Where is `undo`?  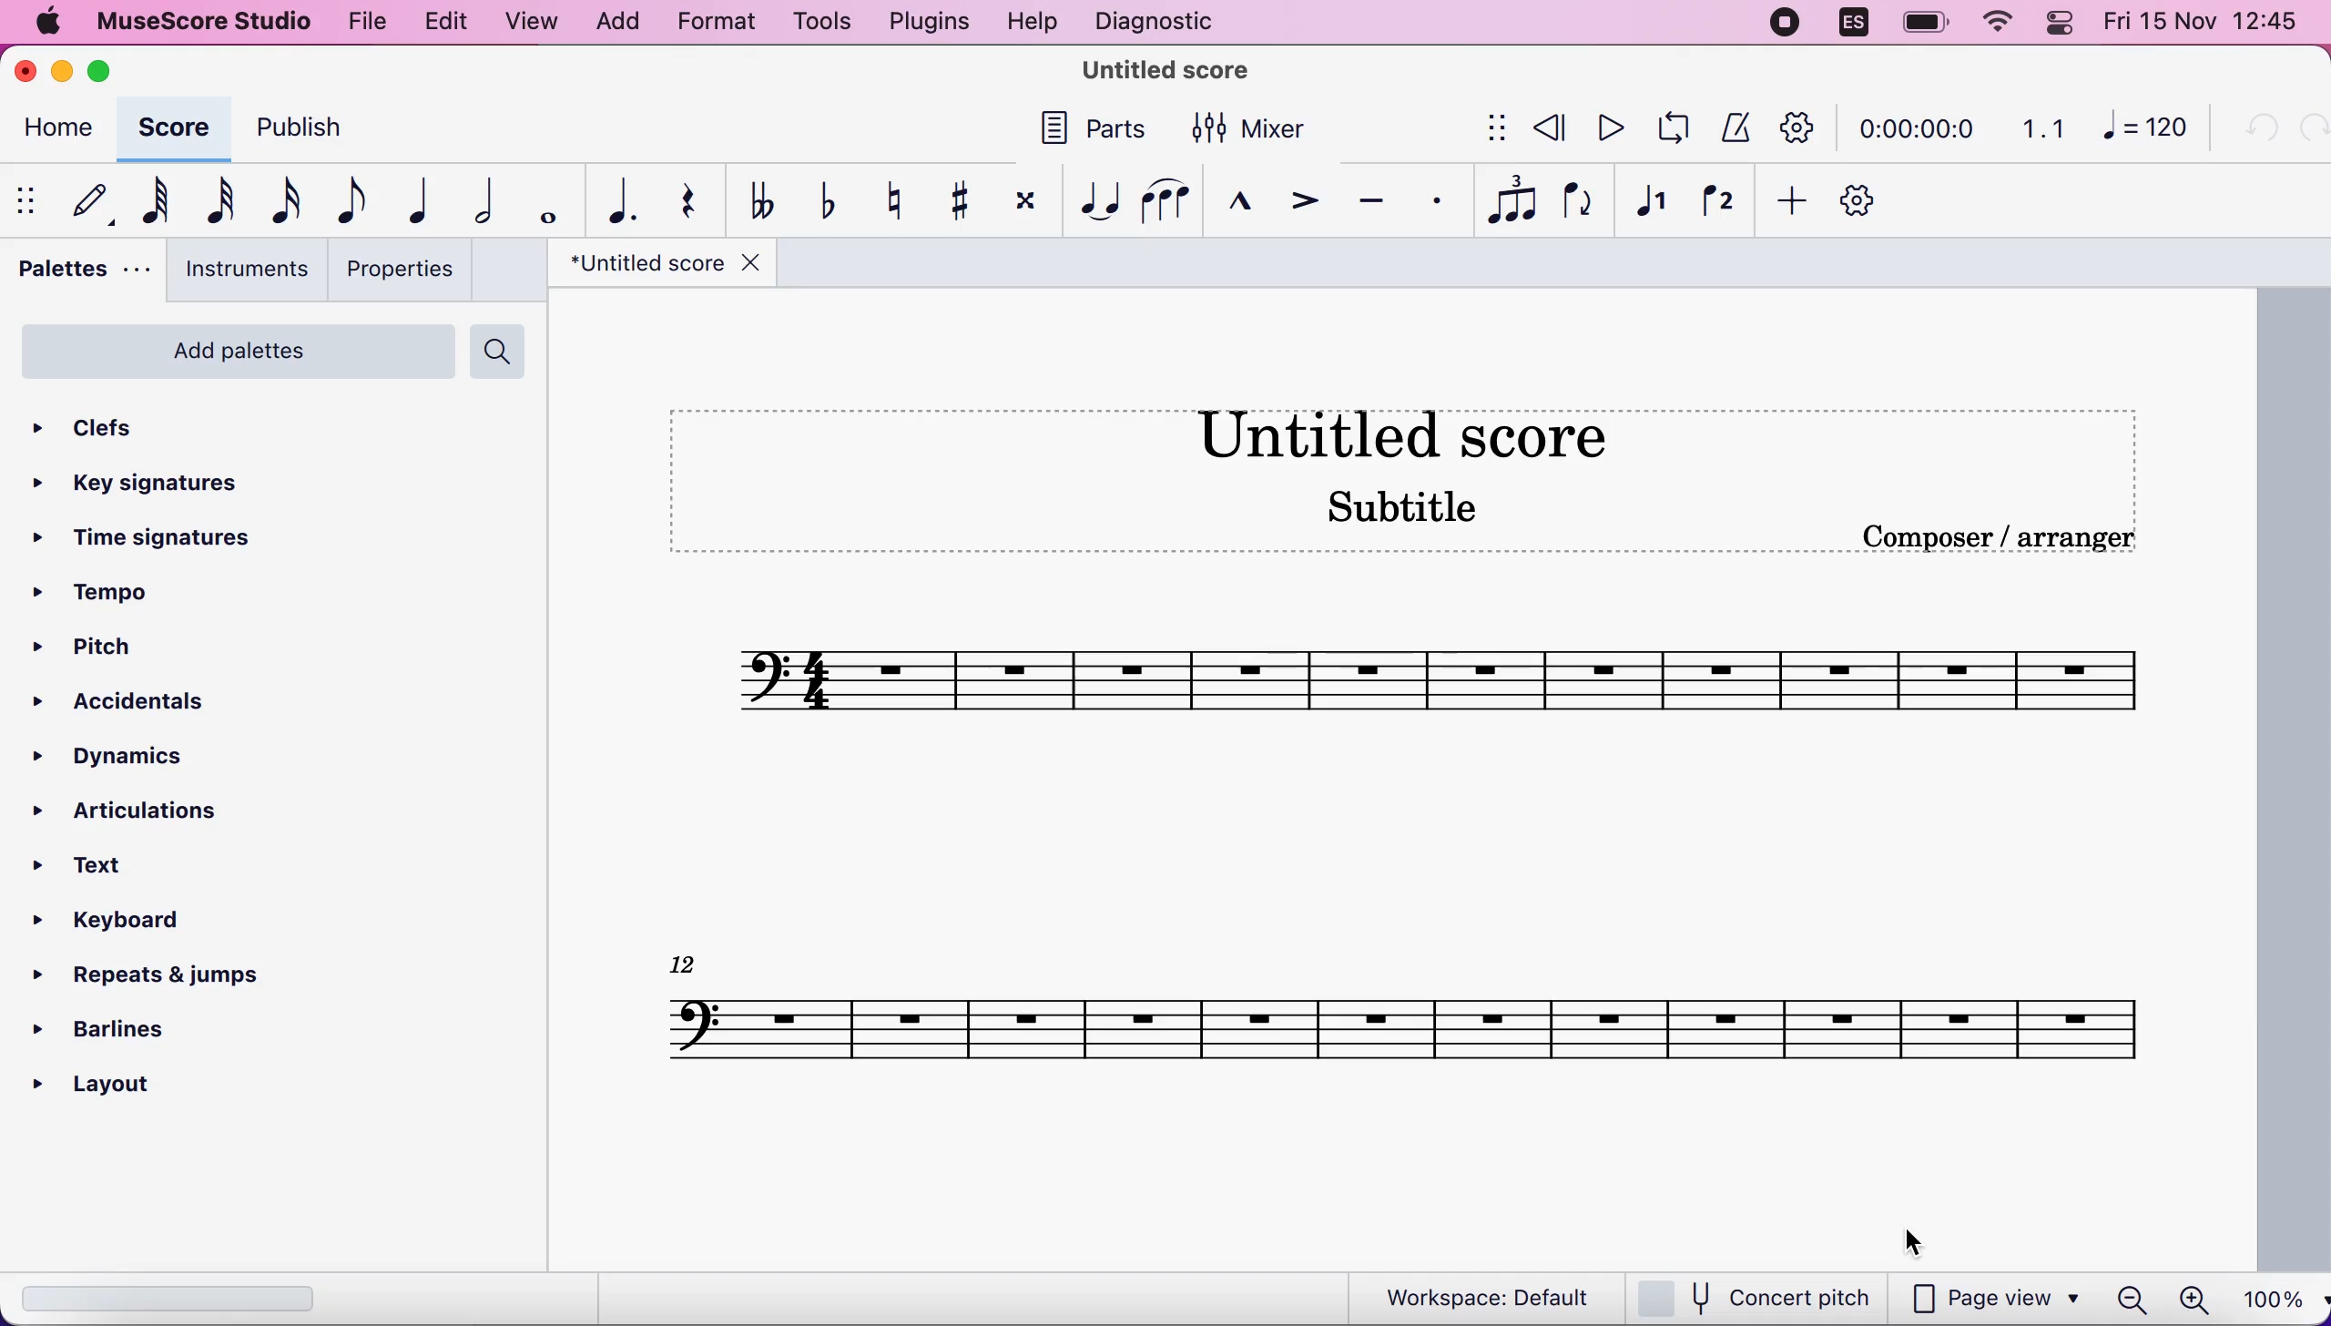
undo is located at coordinates (2255, 128).